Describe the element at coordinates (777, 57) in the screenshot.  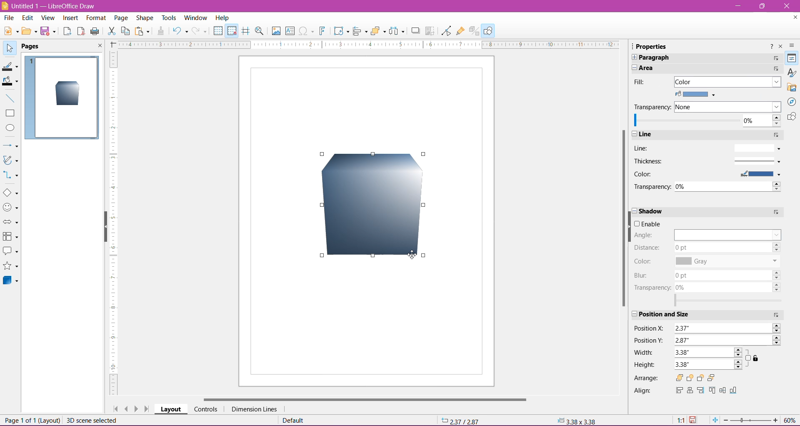
I see `More Options` at that location.